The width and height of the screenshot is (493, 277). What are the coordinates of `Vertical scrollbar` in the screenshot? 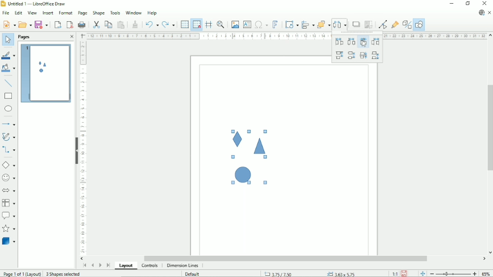 It's located at (489, 127).